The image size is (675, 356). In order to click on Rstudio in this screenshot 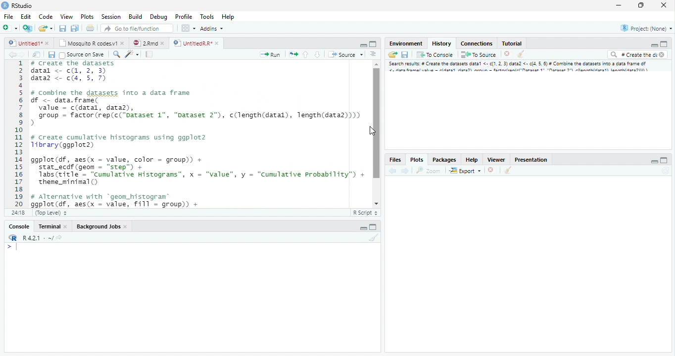, I will do `click(17, 5)`.